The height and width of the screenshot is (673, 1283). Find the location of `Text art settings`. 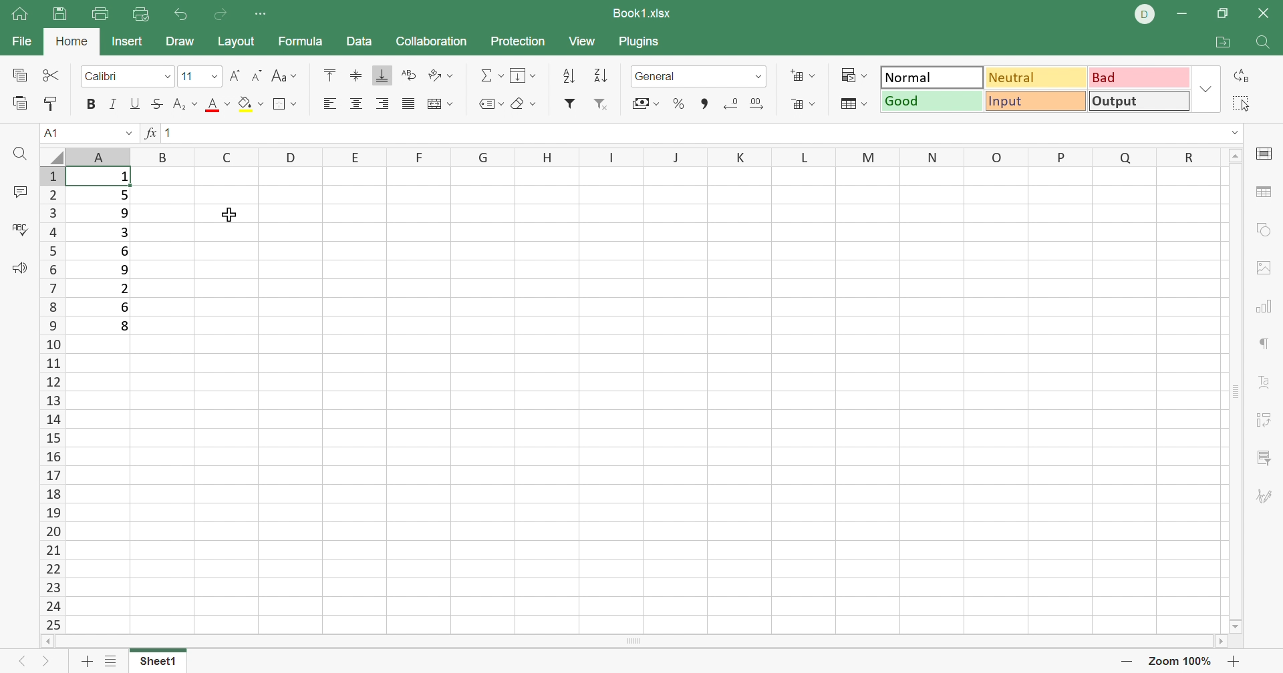

Text art settings is located at coordinates (1268, 383).